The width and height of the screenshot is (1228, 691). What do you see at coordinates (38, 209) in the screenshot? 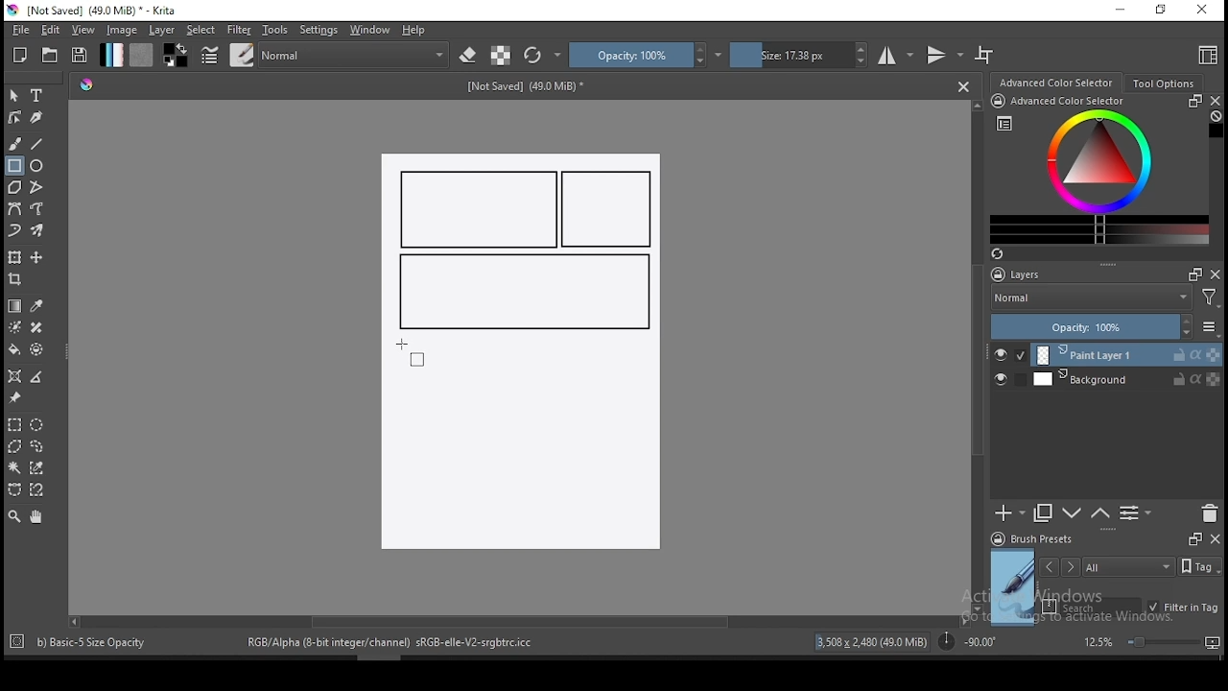
I see `freehand path tool` at bounding box center [38, 209].